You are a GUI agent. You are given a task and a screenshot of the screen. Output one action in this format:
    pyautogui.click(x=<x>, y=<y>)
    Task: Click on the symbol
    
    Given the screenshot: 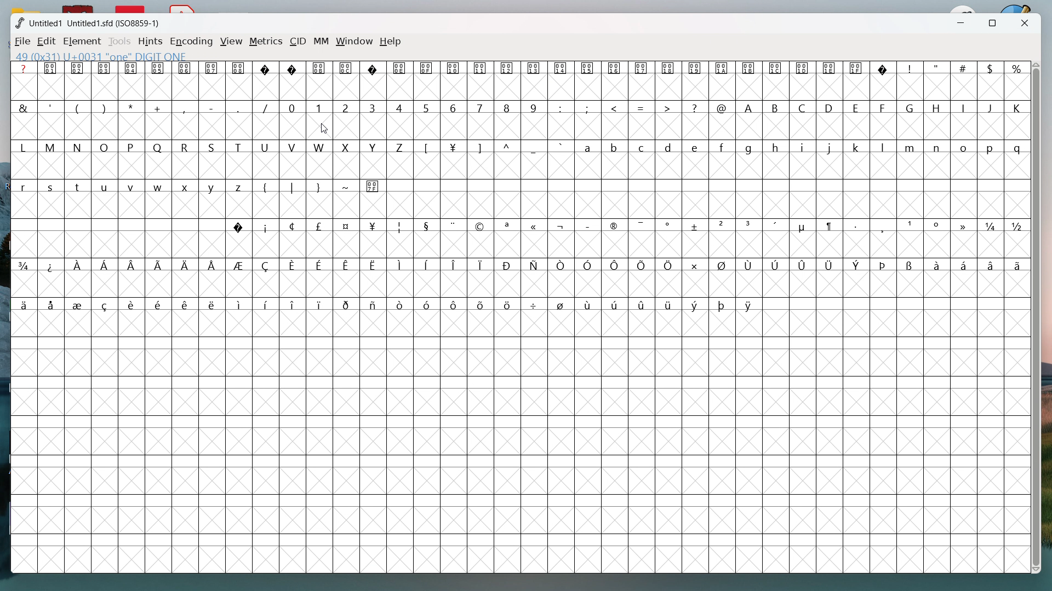 What is the action you would take?
    pyautogui.click(x=751, y=225)
    